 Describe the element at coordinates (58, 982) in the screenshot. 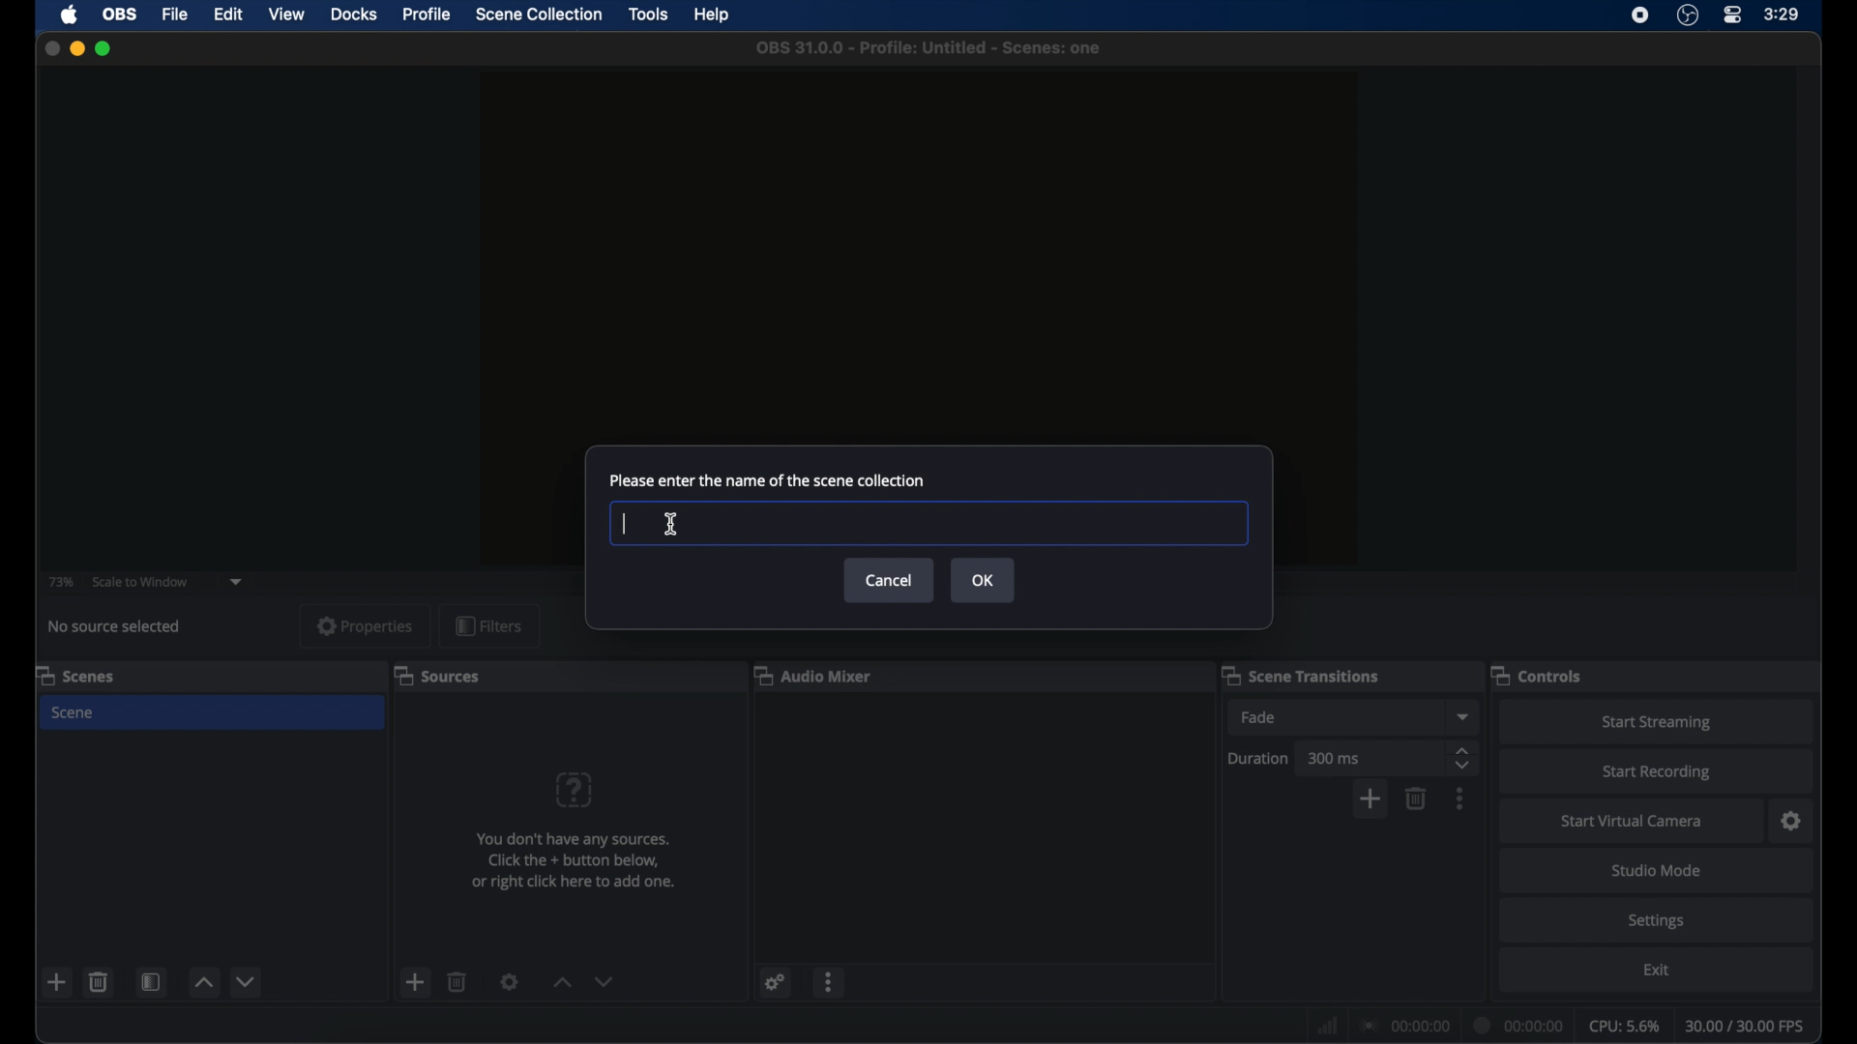

I see `add` at that location.